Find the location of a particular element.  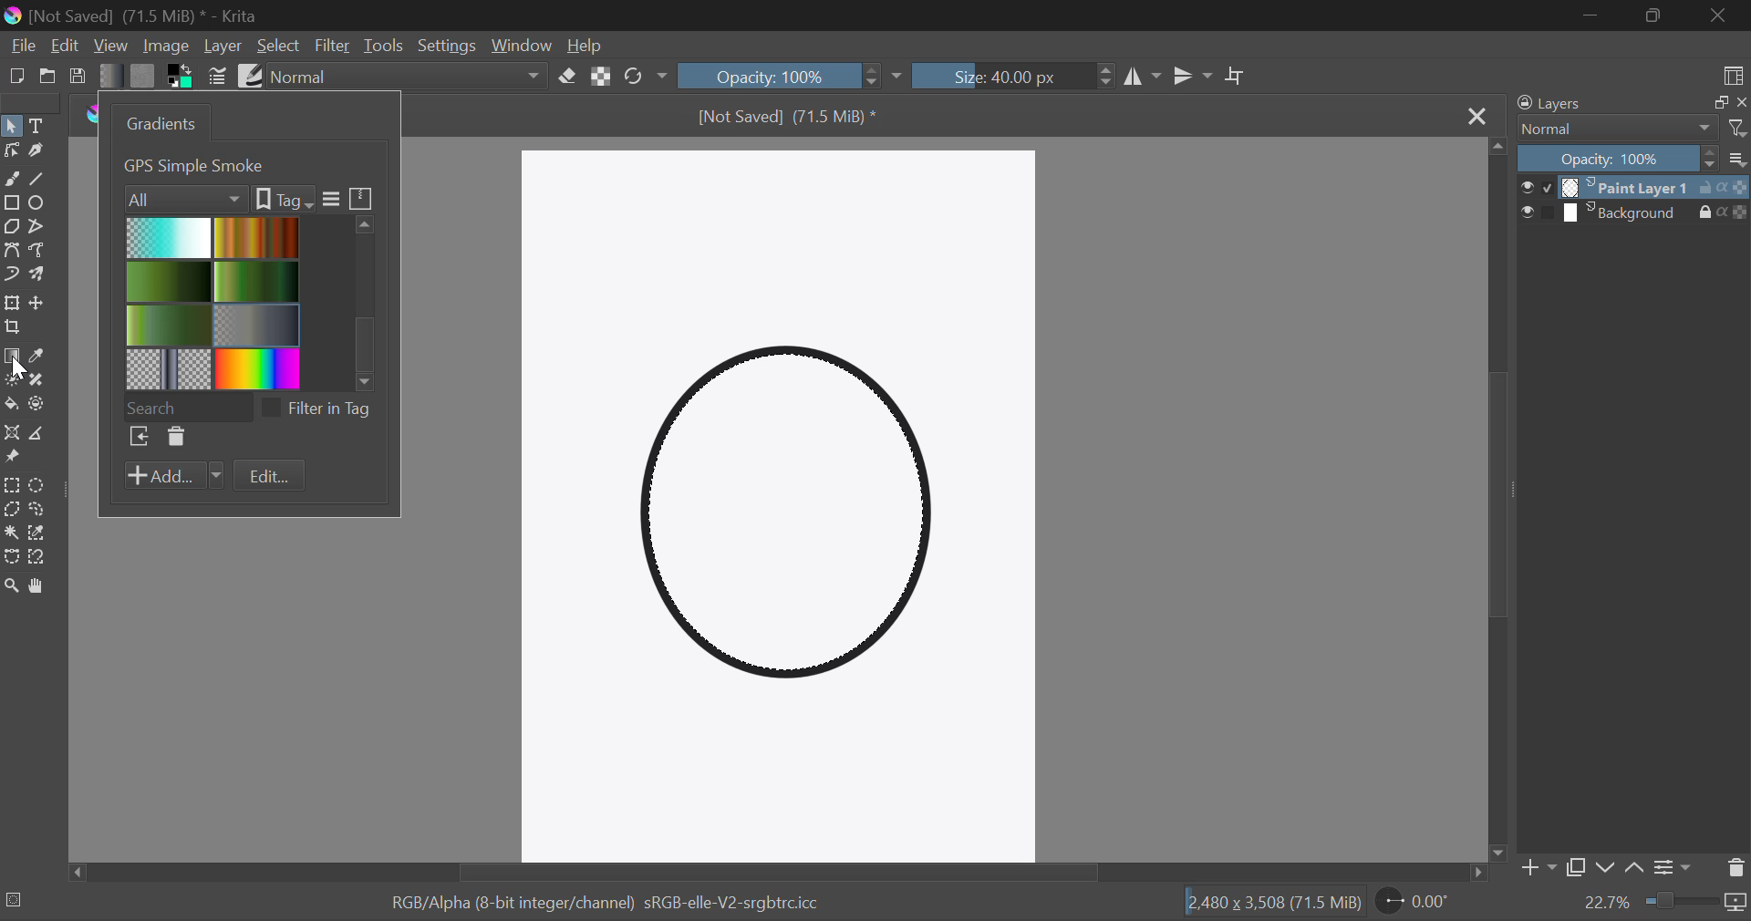

Layer is located at coordinates (223, 47).